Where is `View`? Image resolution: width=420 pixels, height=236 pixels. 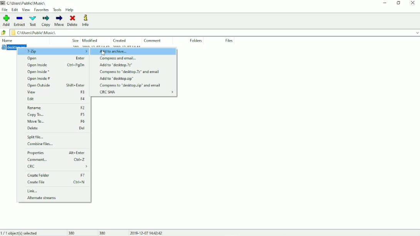
View is located at coordinates (26, 10).